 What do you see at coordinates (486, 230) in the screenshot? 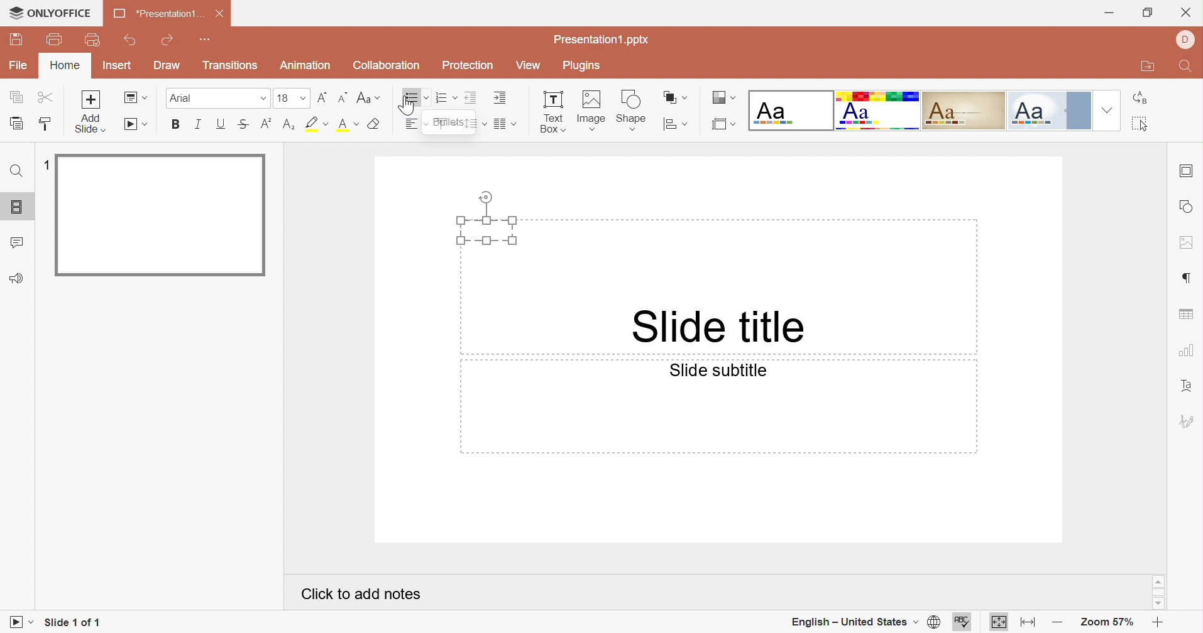
I see `Text Box` at bounding box center [486, 230].